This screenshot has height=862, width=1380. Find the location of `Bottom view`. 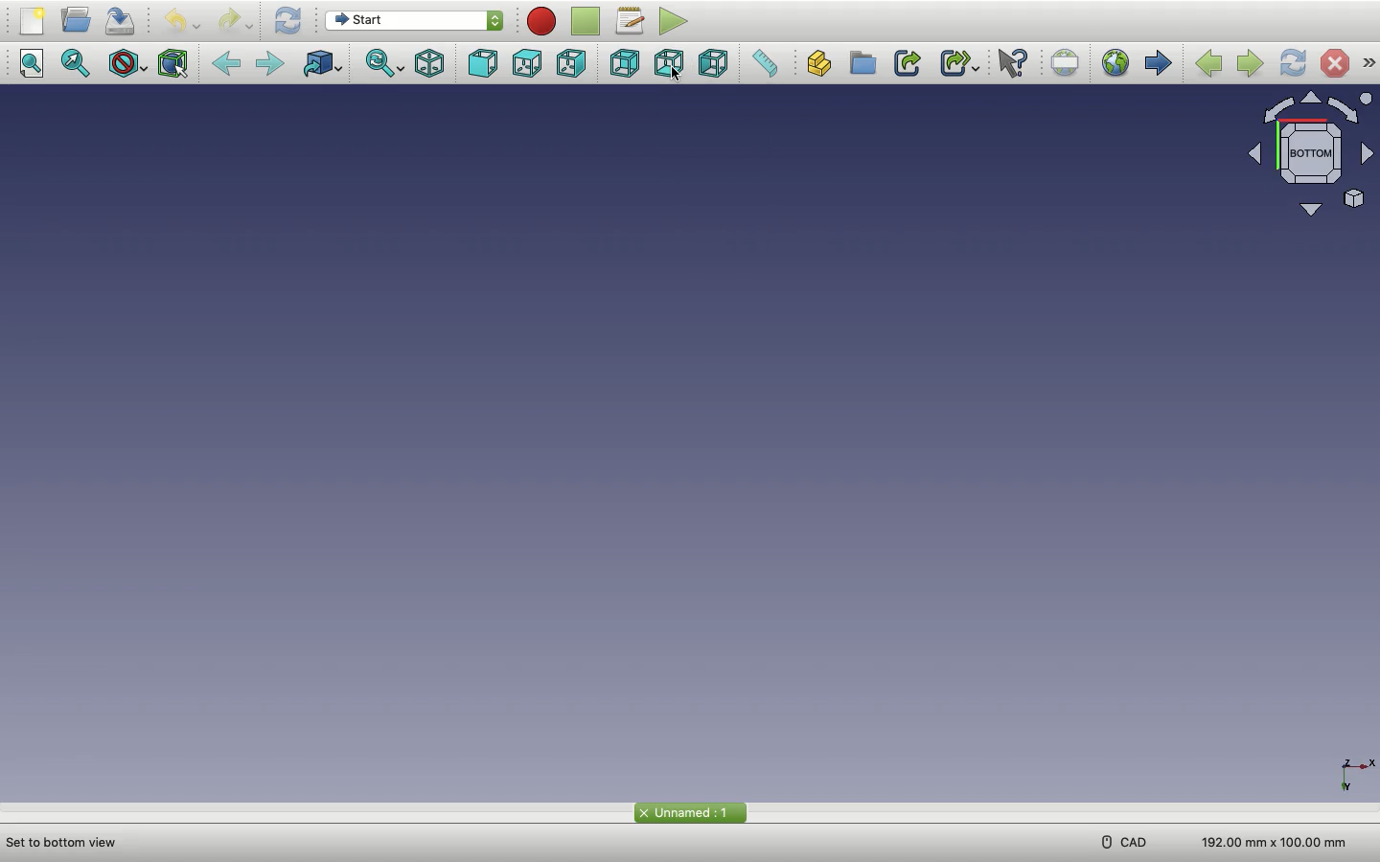

Bottom view is located at coordinates (1303, 158).